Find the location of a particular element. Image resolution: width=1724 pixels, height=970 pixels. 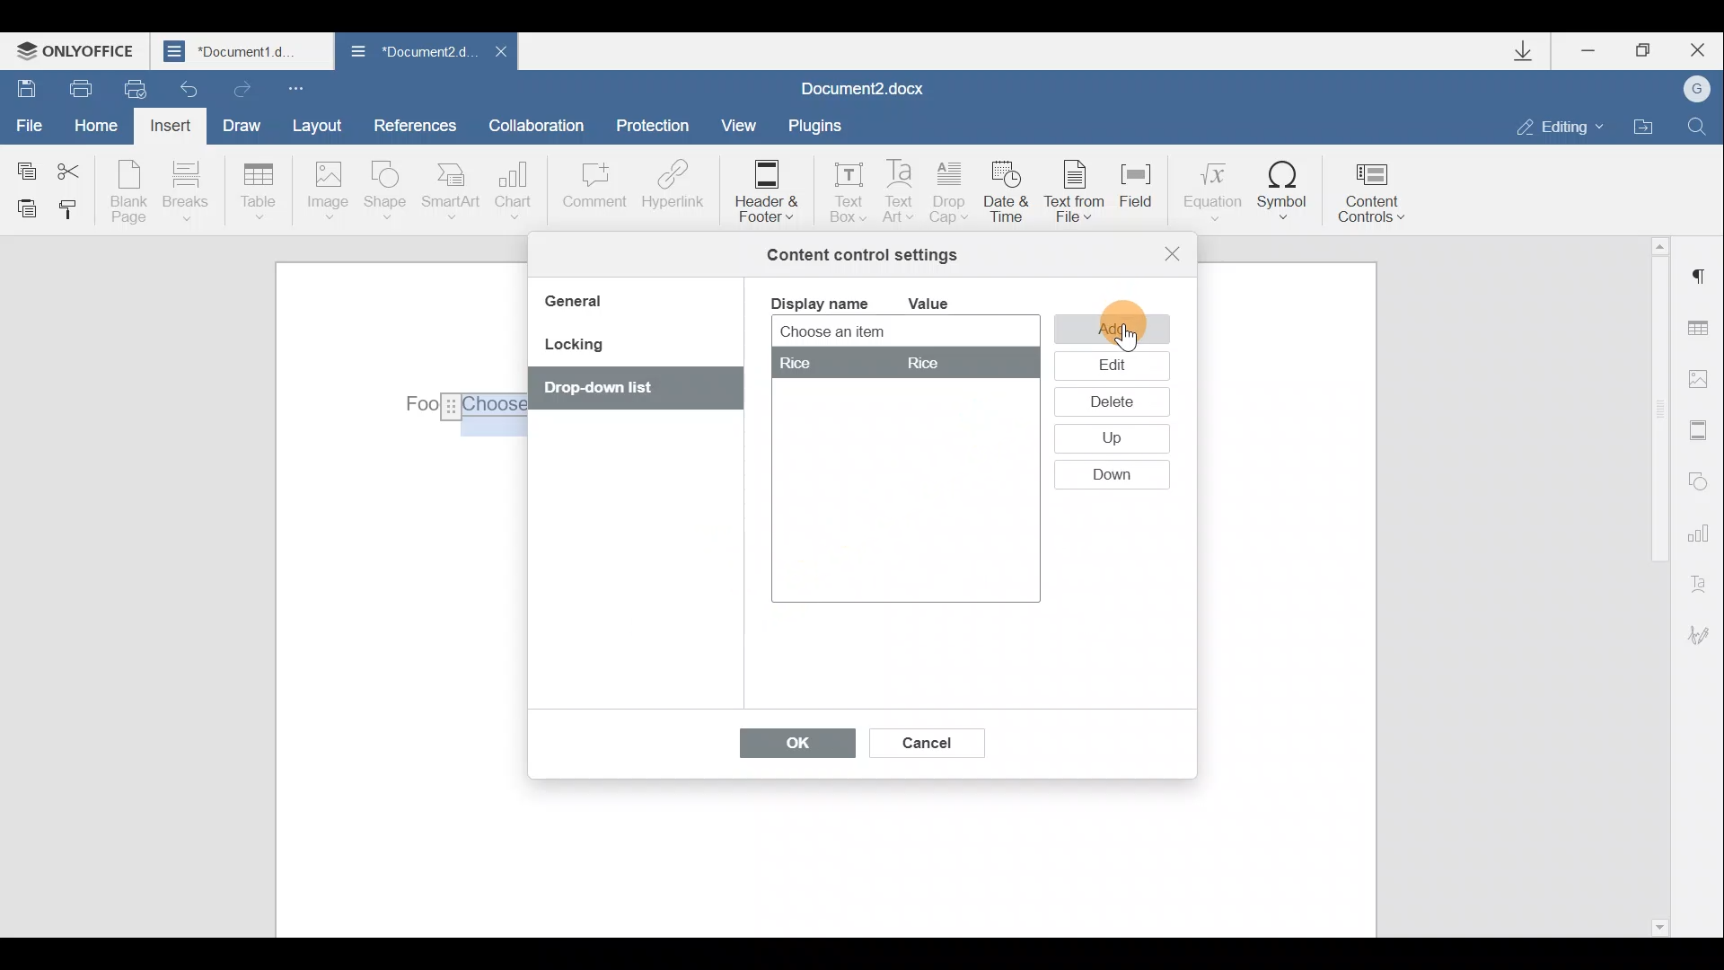

Text Art is located at coordinates (901, 192).